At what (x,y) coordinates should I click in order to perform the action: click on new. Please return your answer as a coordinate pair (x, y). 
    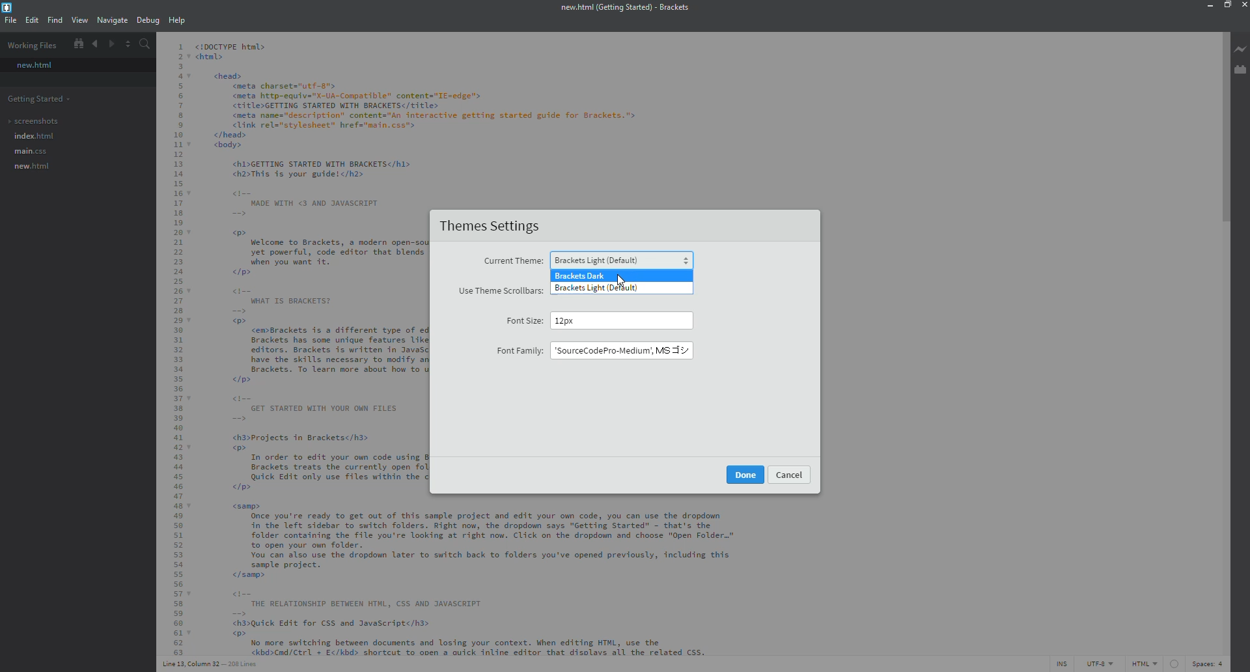
    Looking at the image, I should click on (34, 65).